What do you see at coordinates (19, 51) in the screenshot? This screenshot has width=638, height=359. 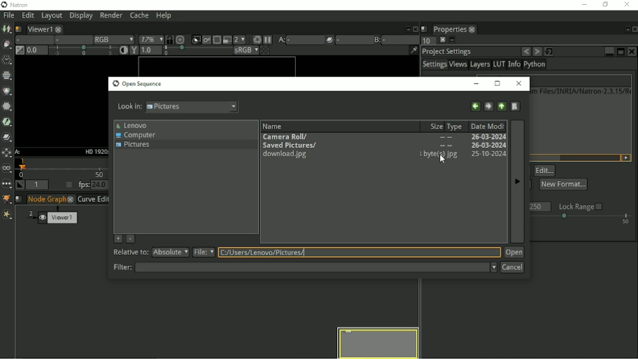 I see `Switch between neutral 1.0 gain f stop and the previous setting` at bounding box center [19, 51].